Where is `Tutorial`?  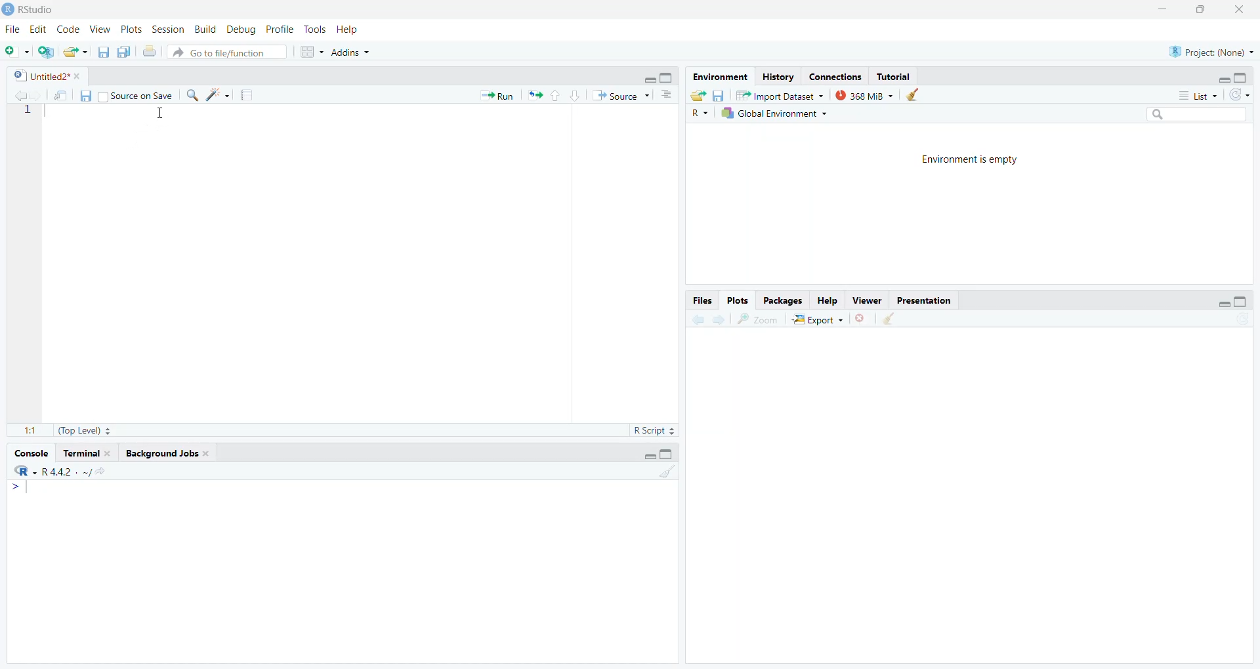 Tutorial is located at coordinates (896, 75).